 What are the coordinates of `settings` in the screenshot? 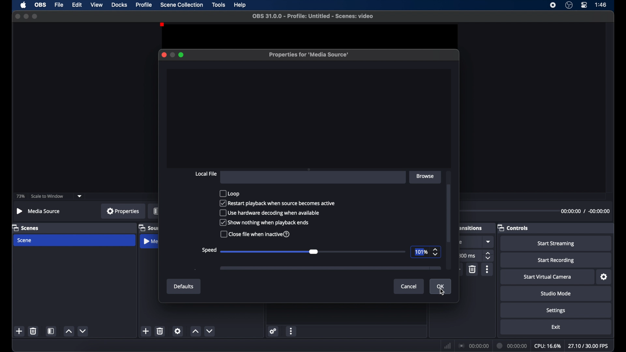 It's located at (556, 311).